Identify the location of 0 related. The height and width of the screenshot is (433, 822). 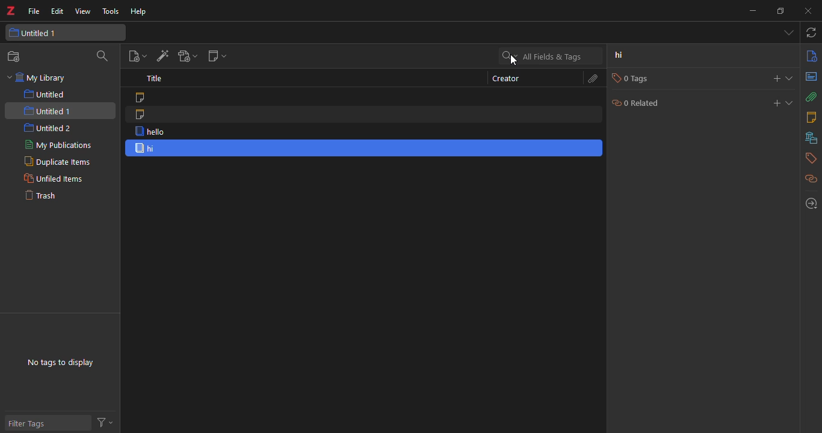
(638, 102).